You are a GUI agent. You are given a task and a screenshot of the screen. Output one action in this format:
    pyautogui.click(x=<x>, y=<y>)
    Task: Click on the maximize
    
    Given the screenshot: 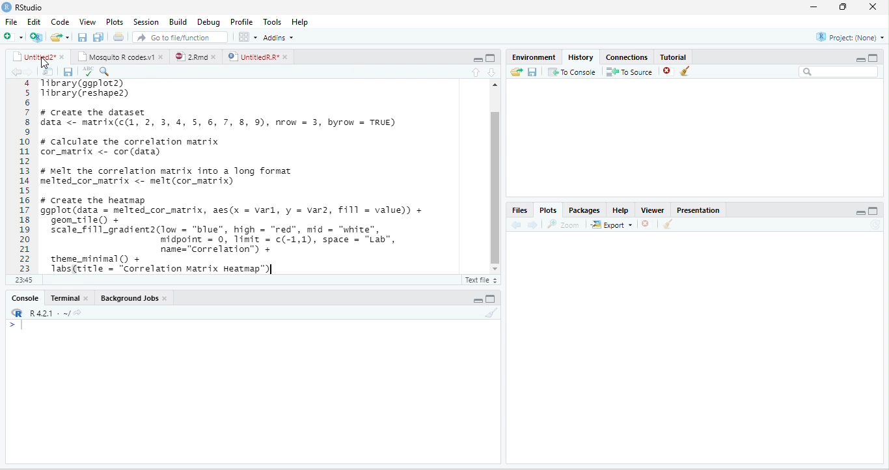 What is the action you would take?
    pyautogui.click(x=490, y=58)
    